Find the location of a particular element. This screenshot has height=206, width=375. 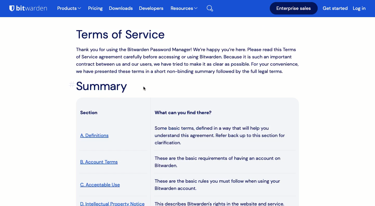

Resources is located at coordinates (184, 9).